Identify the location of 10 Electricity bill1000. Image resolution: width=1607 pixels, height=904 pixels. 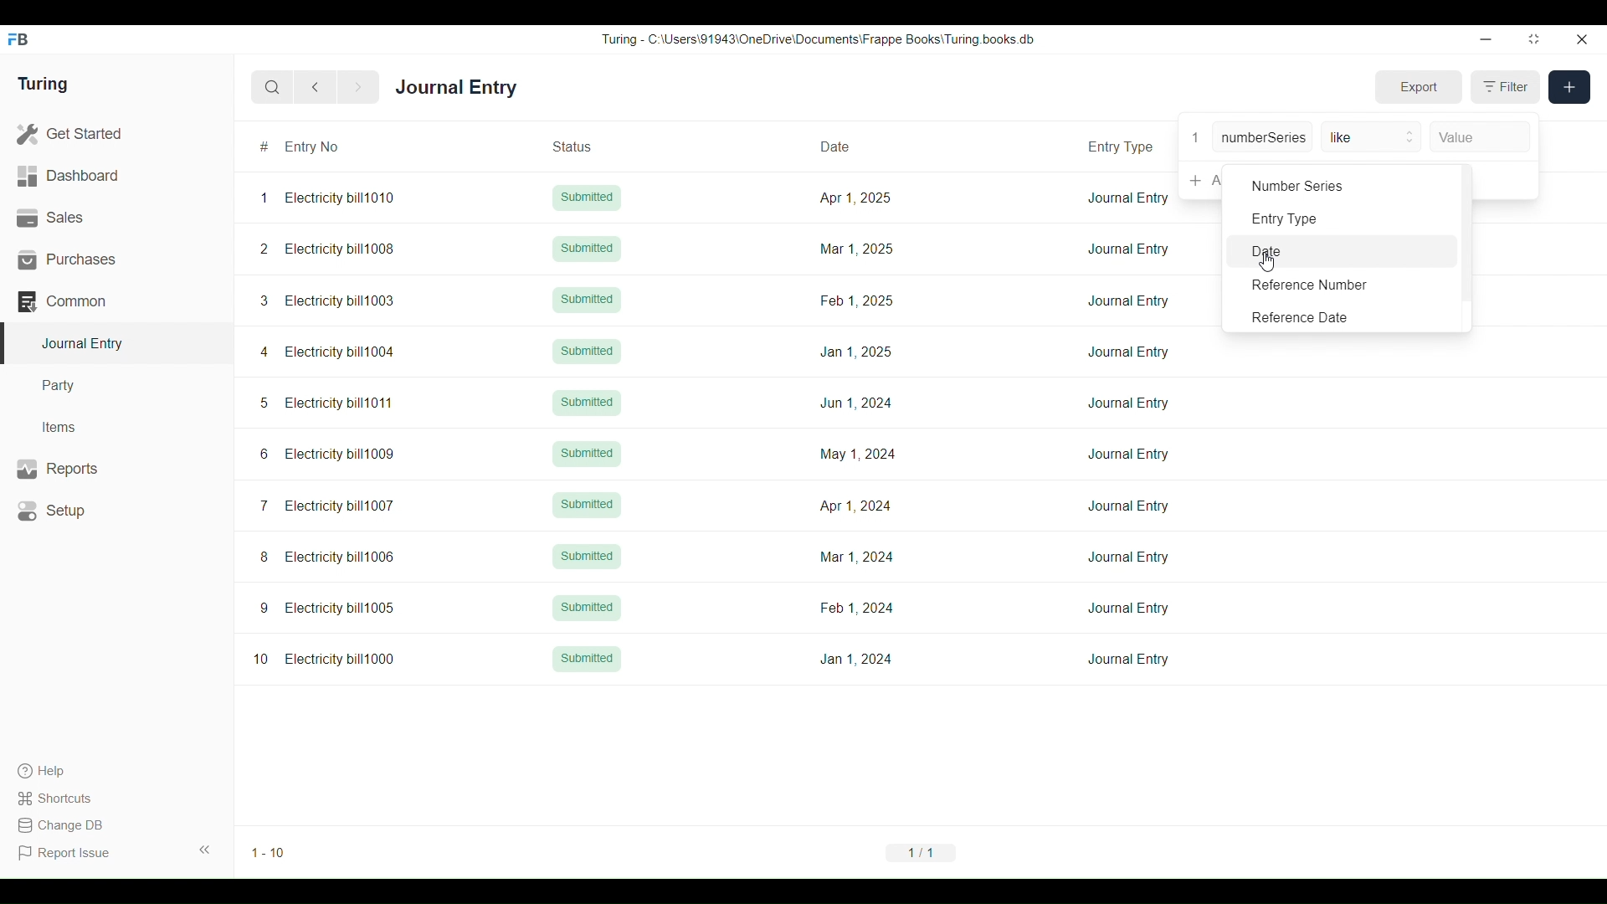
(325, 659).